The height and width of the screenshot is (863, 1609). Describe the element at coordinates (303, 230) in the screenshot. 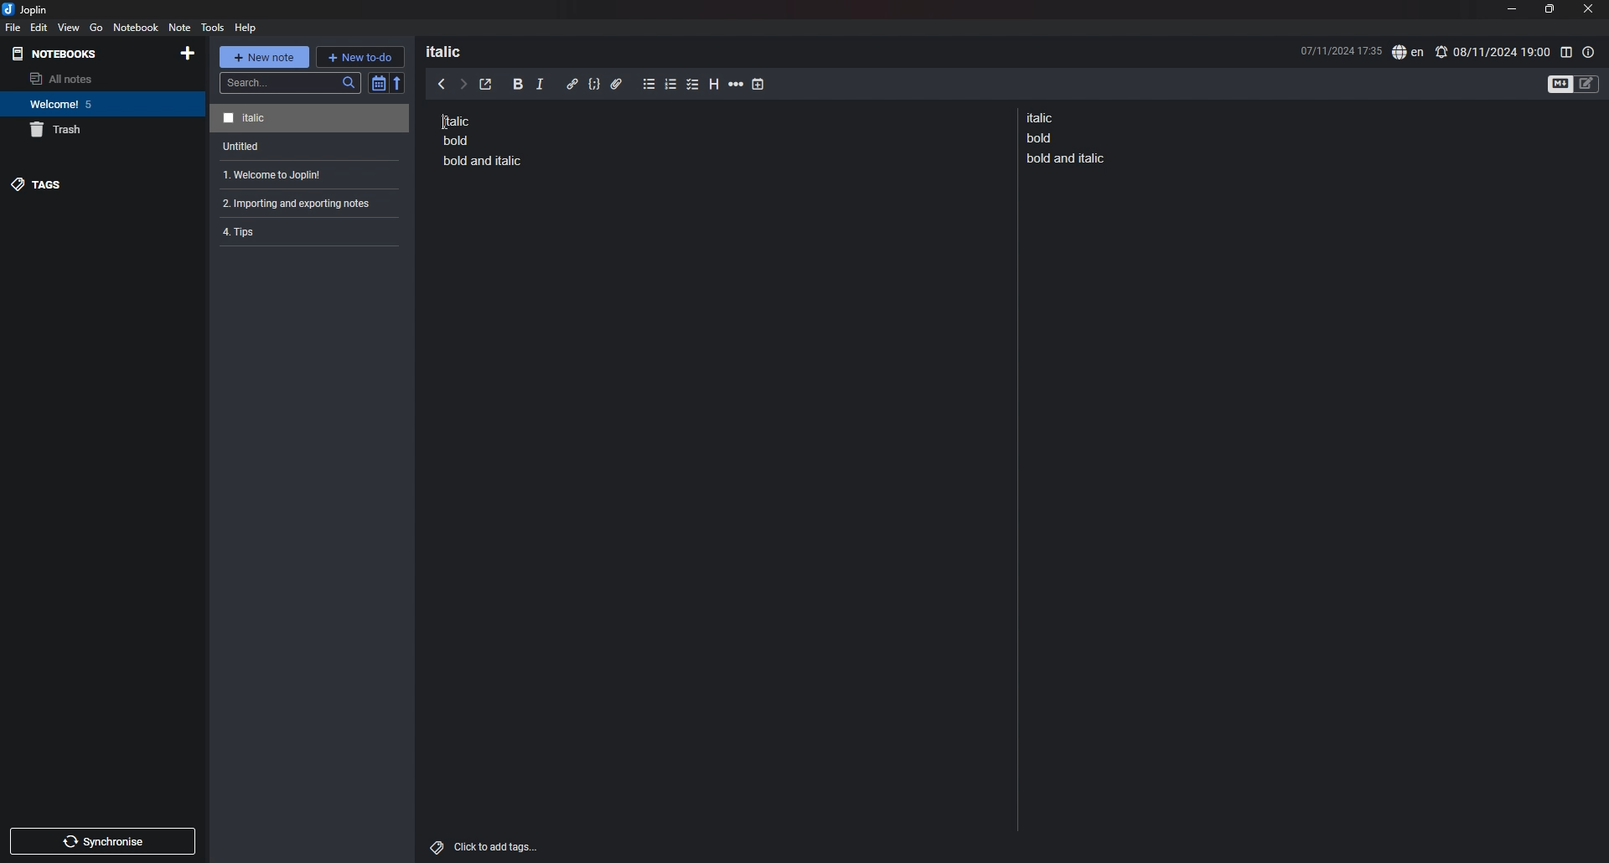

I see `note` at that location.